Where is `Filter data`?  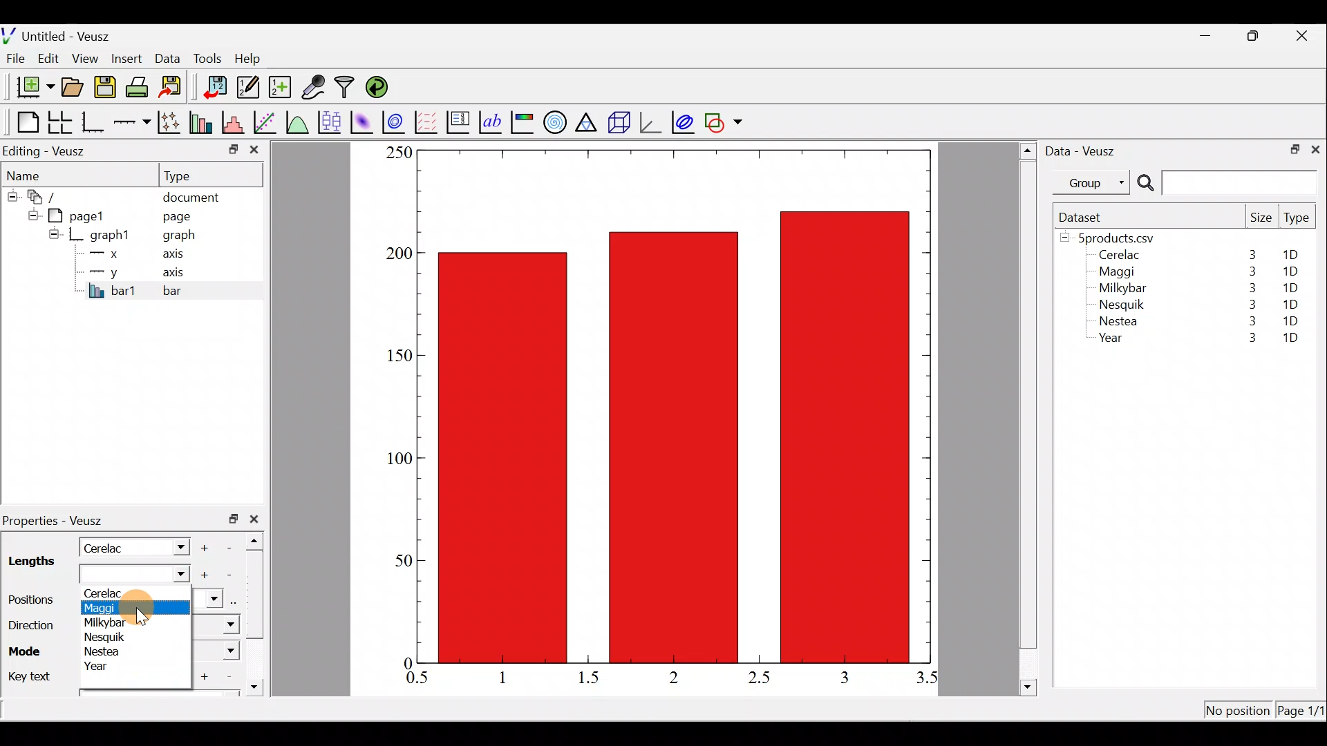
Filter data is located at coordinates (347, 88).